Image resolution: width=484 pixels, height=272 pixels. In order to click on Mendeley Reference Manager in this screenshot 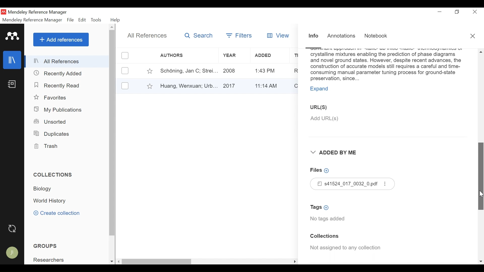, I will do `click(39, 12)`.